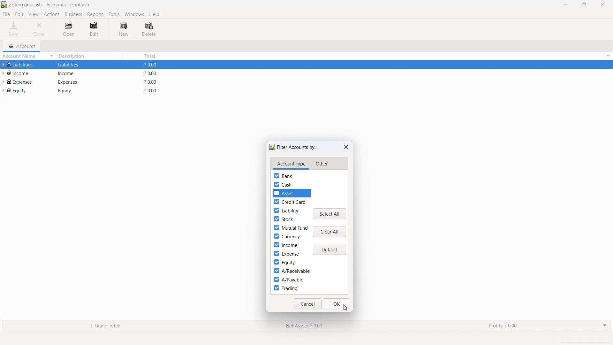  I want to click on reports, so click(95, 14).